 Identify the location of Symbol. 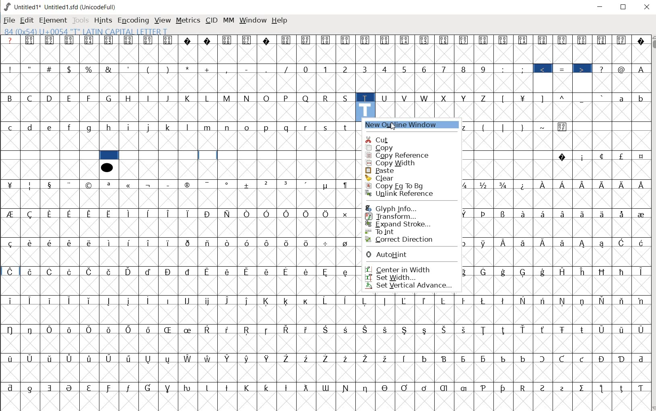
(10, 388).